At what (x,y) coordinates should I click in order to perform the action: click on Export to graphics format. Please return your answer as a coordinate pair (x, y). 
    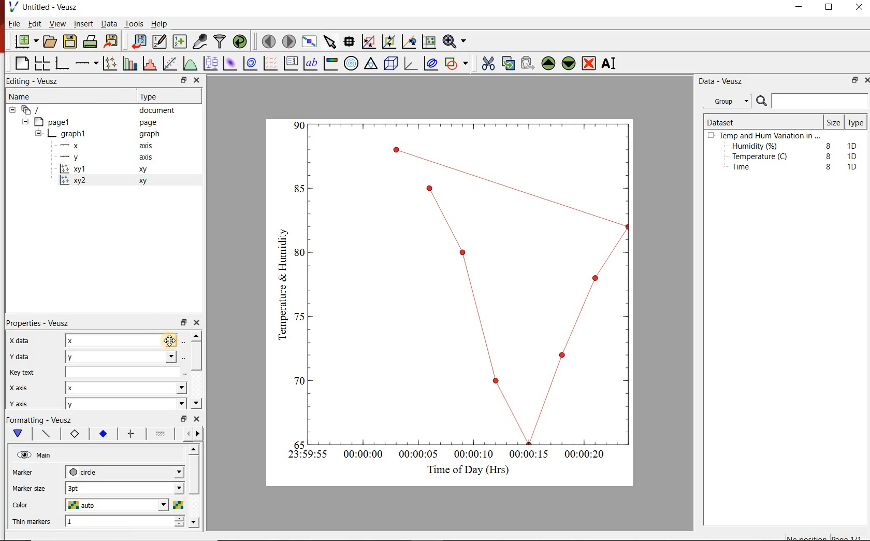
    Looking at the image, I should click on (112, 41).